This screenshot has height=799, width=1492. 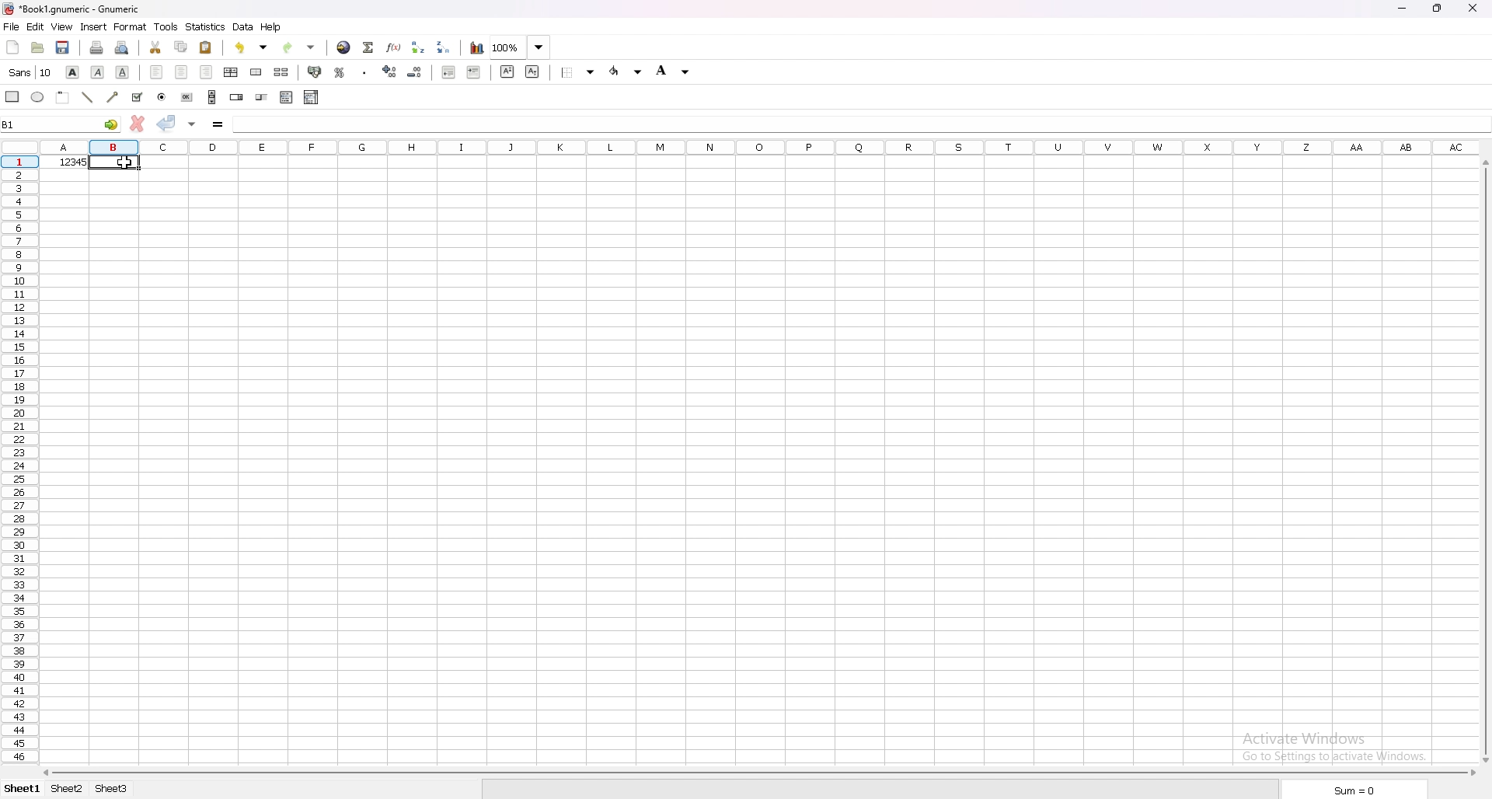 I want to click on accounting, so click(x=315, y=72).